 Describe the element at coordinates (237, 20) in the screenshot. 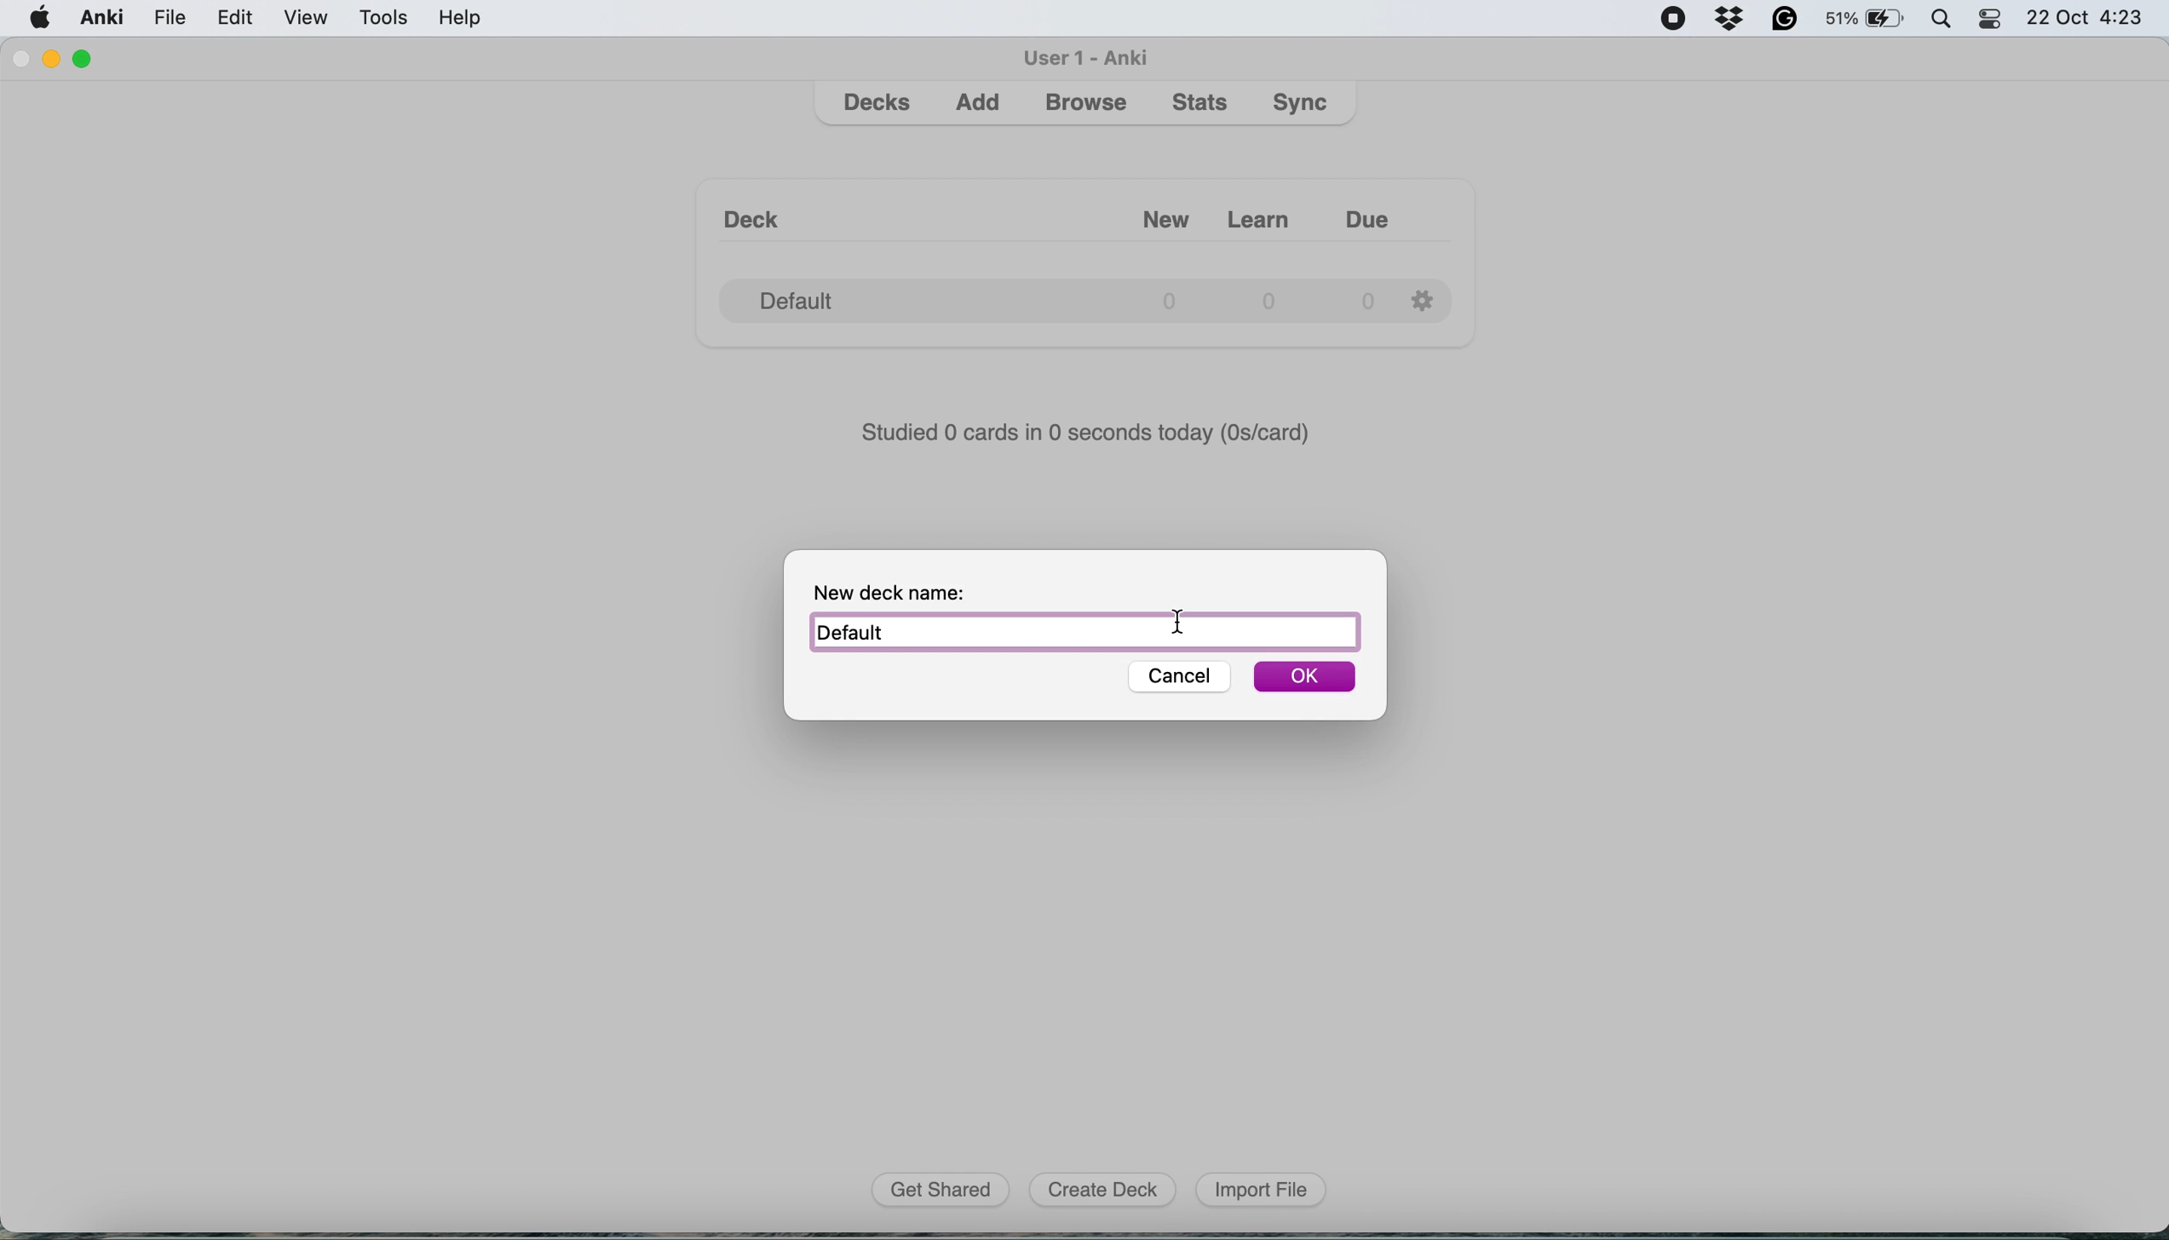

I see `edit` at that location.